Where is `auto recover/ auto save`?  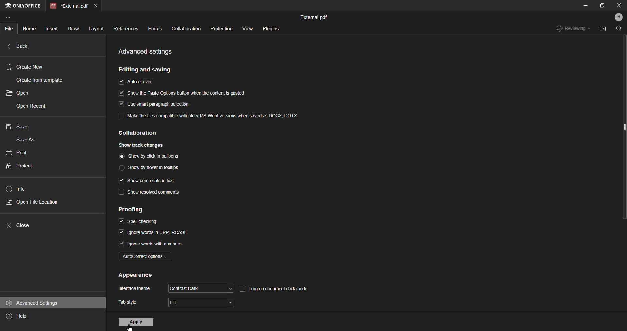 auto recover/ auto save is located at coordinates (138, 82).